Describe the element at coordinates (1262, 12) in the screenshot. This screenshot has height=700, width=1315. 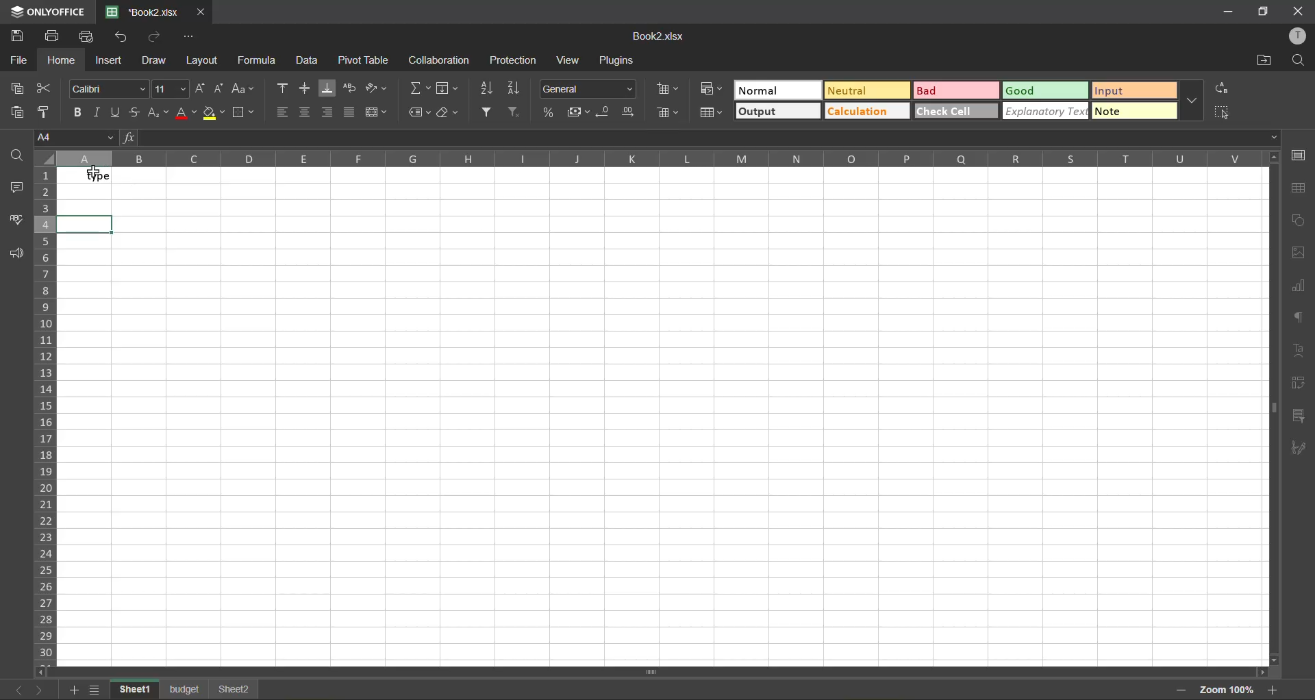
I see `maximize` at that location.